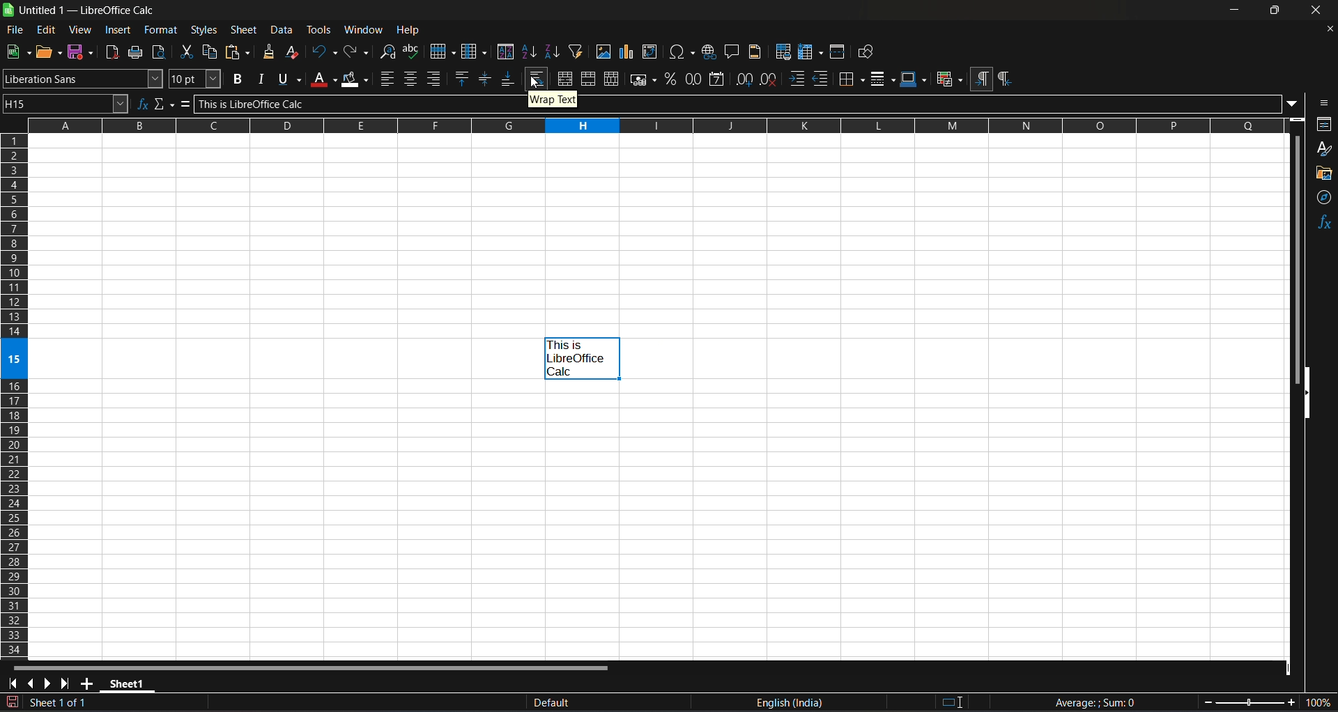 Image resolution: width=1338 pixels, height=712 pixels. What do you see at coordinates (83, 79) in the screenshot?
I see `font name` at bounding box center [83, 79].